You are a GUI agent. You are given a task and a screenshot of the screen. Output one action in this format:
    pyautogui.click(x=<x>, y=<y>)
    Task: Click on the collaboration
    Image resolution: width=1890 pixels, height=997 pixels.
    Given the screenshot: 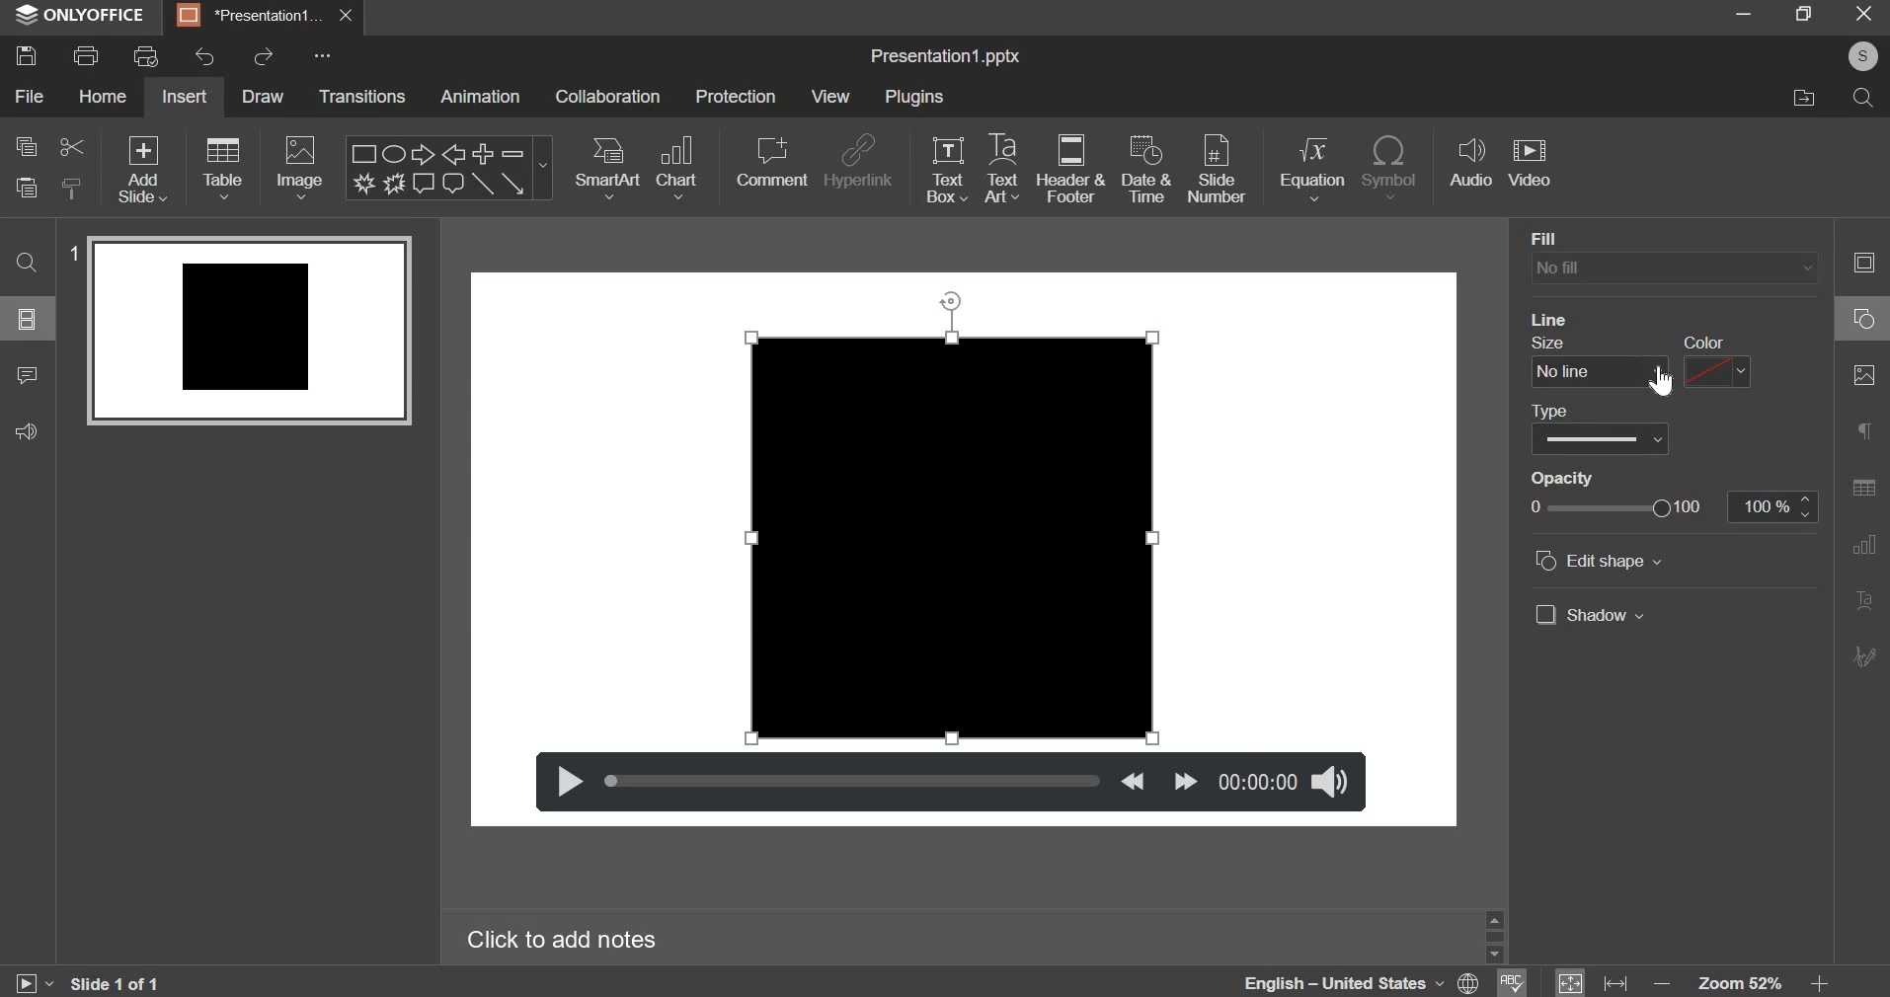 What is the action you would take?
    pyautogui.click(x=606, y=96)
    